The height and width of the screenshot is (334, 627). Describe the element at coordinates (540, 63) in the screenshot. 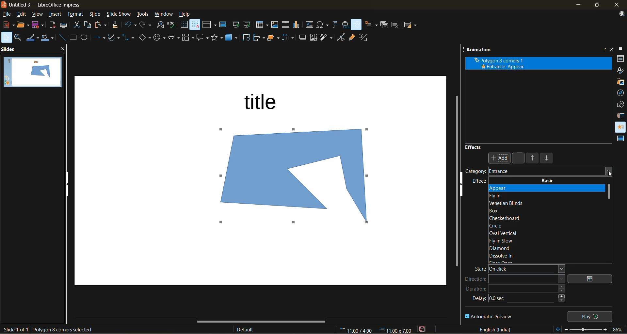

I see `animation effect` at that location.